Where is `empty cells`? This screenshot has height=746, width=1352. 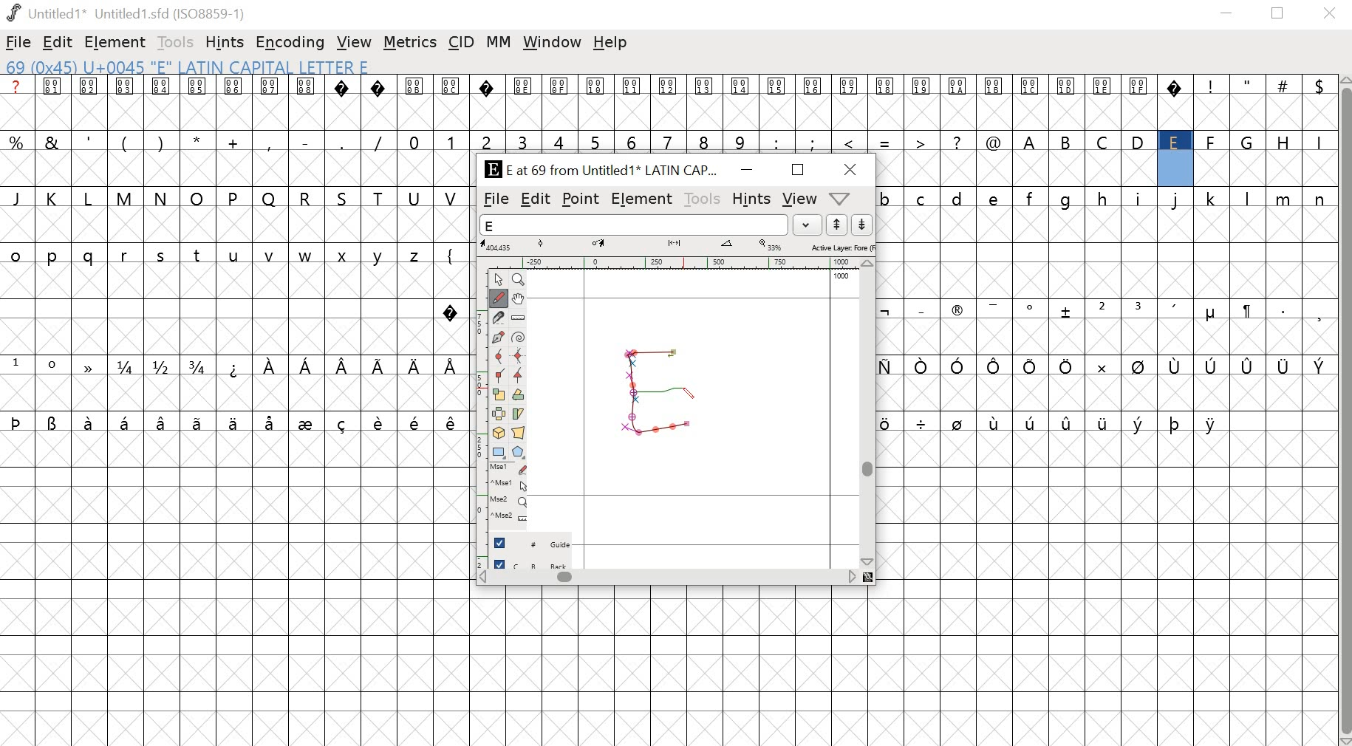
empty cells is located at coordinates (1110, 392).